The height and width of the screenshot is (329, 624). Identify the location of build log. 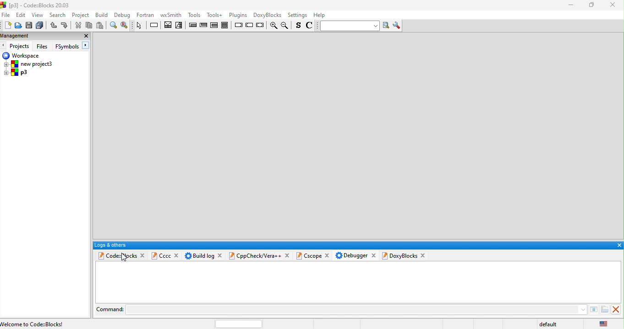
(198, 255).